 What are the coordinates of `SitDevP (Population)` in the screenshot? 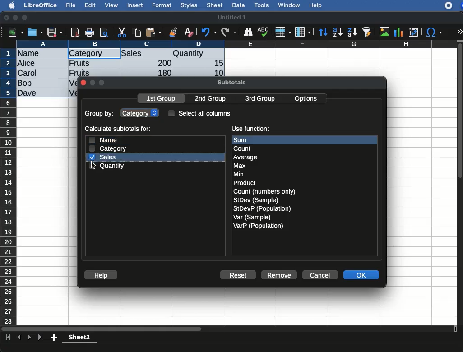 It's located at (263, 208).